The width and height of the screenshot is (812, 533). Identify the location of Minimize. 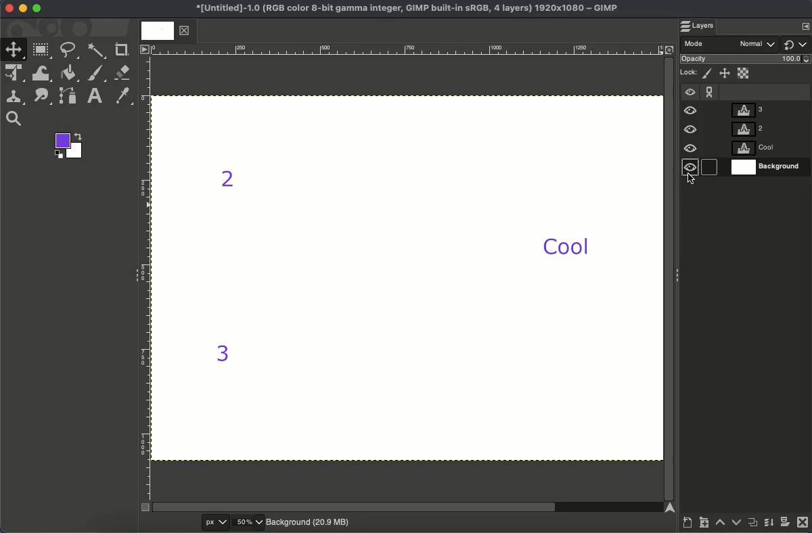
(23, 8).